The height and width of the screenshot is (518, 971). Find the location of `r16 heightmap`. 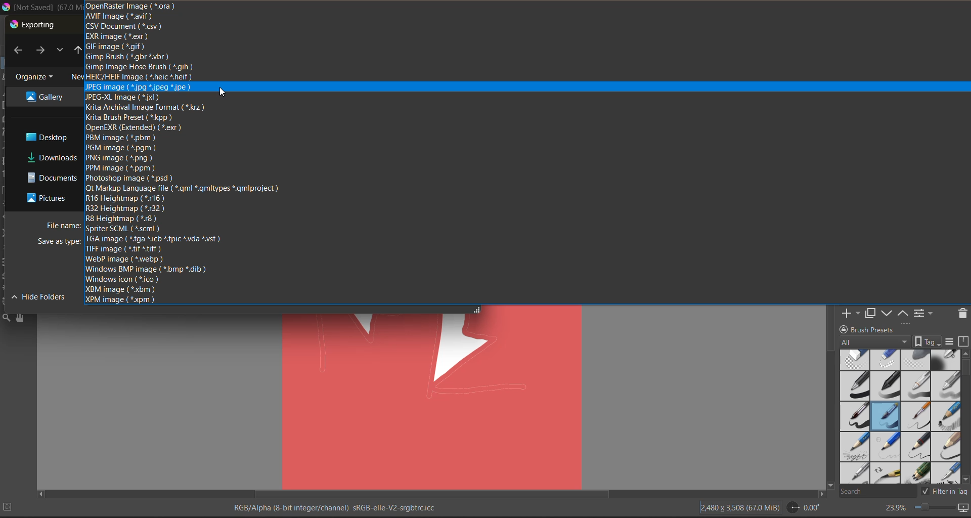

r16 heightmap is located at coordinates (124, 198).